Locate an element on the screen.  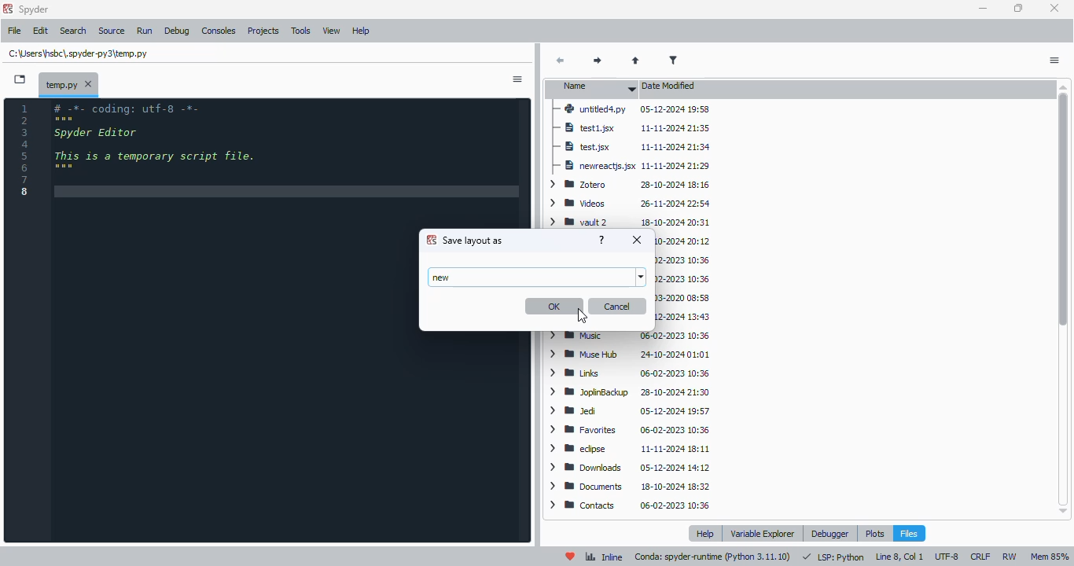
logo is located at coordinates (7, 9).